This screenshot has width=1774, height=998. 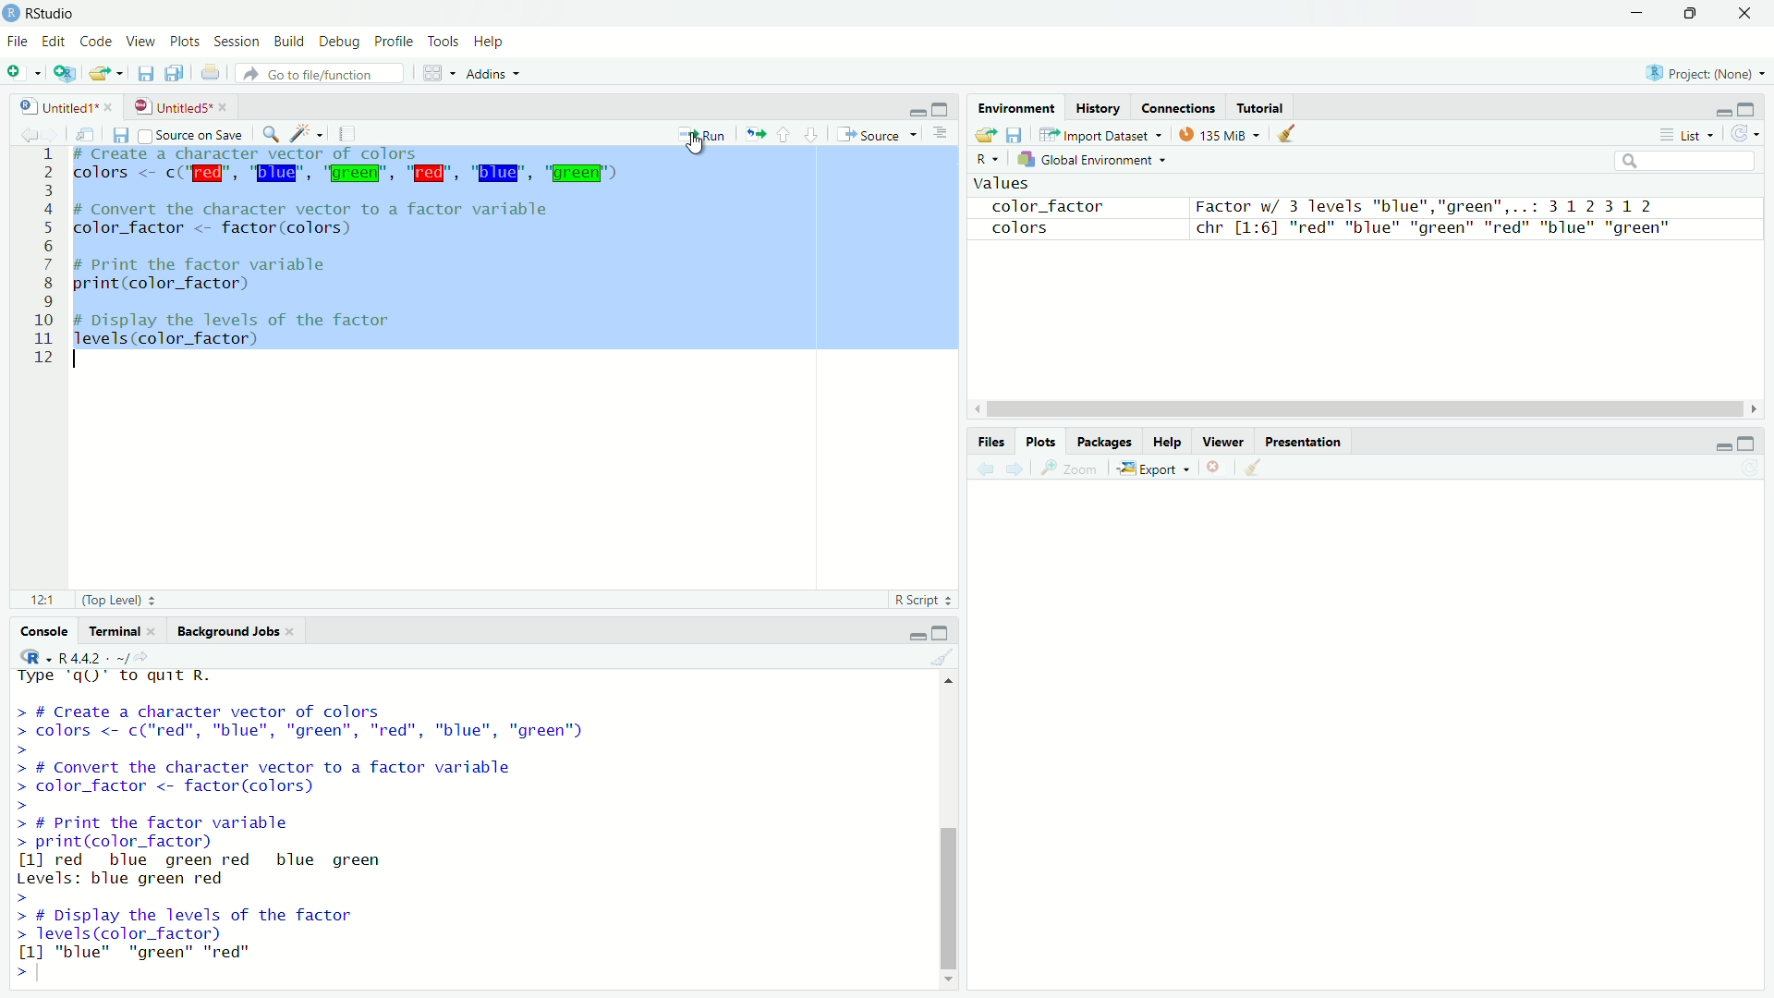 I want to click on clear all plots, so click(x=1252, y=469).